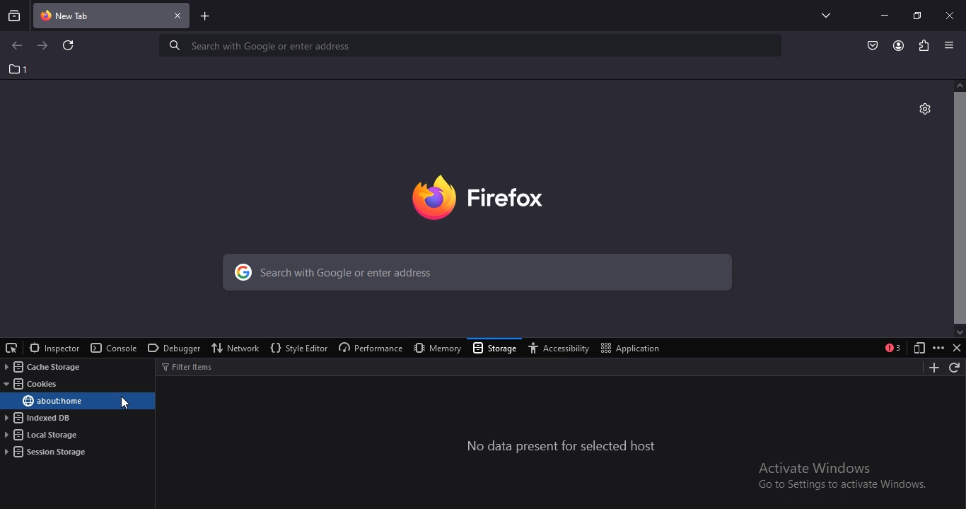  Describe the element at coordinates (434, 348) in the screenshot. I see `memory` at that location.